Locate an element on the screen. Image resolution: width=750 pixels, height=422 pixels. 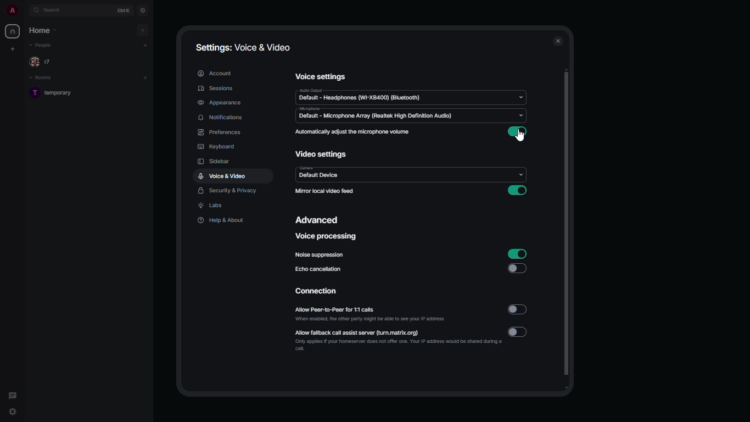
security & privacy is located at coordinates (228, 191).